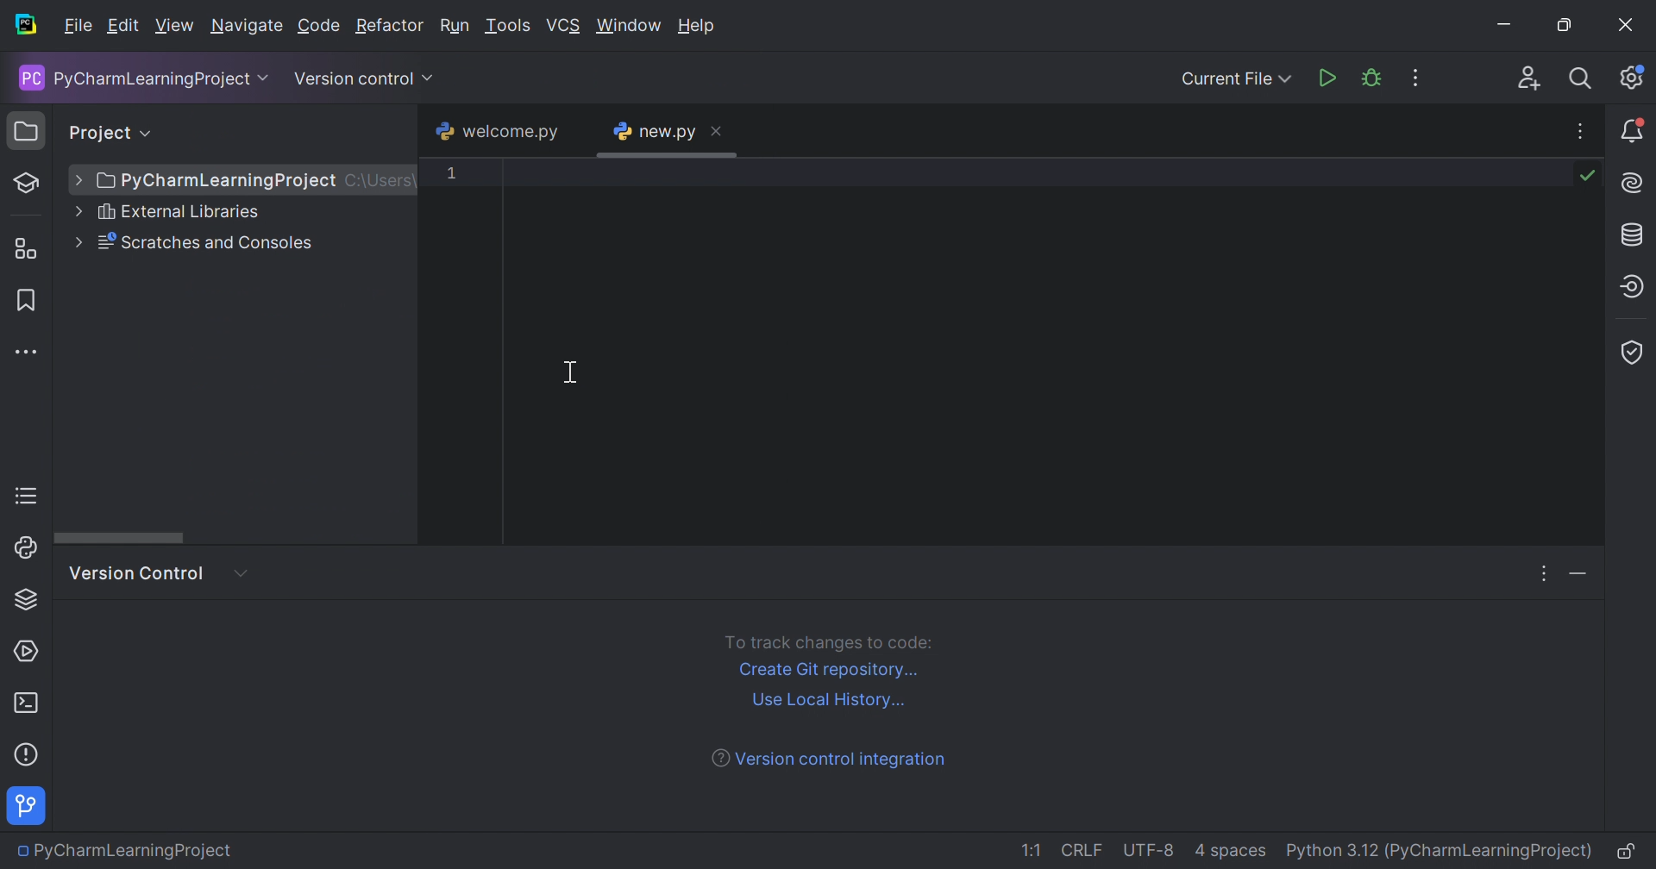 The height and width of the screenshot is (869, 1656). I want to click on PyCharm icon, so click(29, 26).